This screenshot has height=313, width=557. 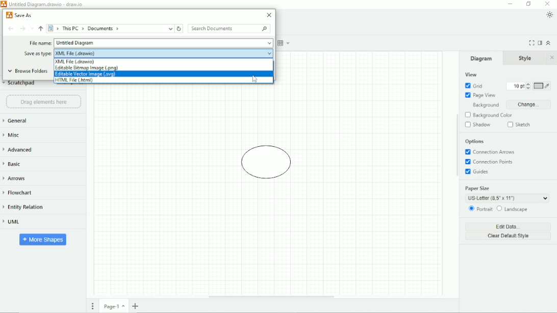 What do you see at coordinates (490, 151) in the screenshot?
I see `Connection Arrows` at bounding box center [490, 151].